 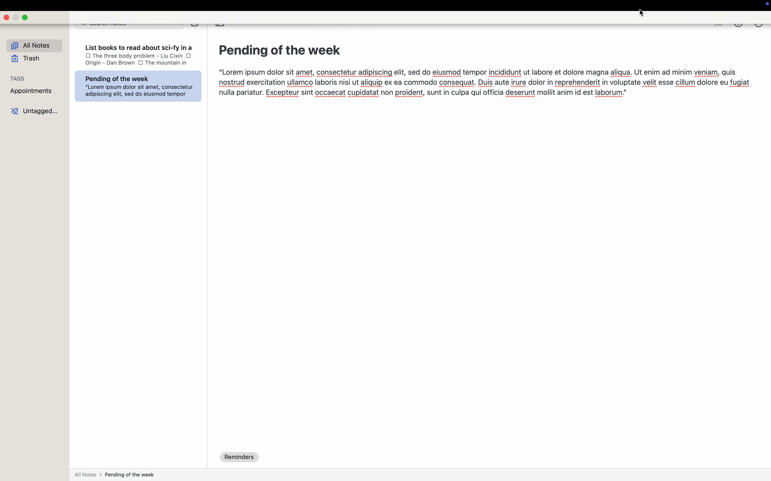 What do you see at coordinates (173, 63) in the screenshot?
I see `the mountyain in` at bounding box center [173, 63].